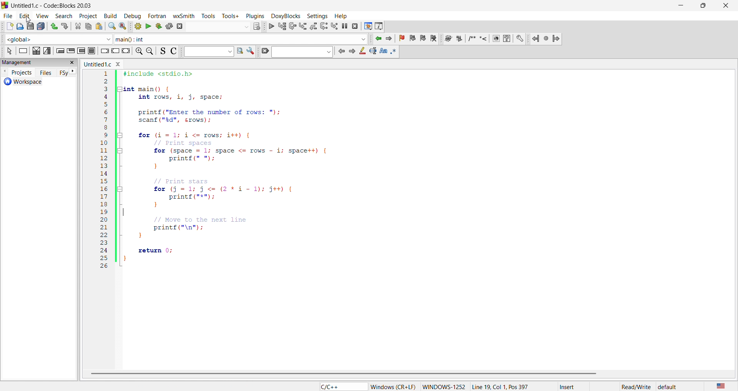 The image size is (738, 391). I want to click on run, so click(147, 26).